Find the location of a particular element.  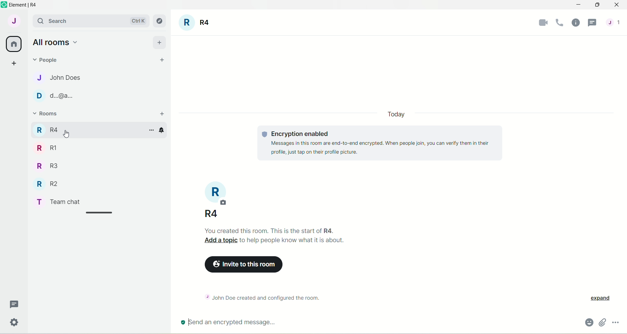

© Encryption enabled
Messages in this room are end-to-end encrypted. When people join, you can verify them in their
profile, just tap on their profile picture. is located at coordinates (374, 146).